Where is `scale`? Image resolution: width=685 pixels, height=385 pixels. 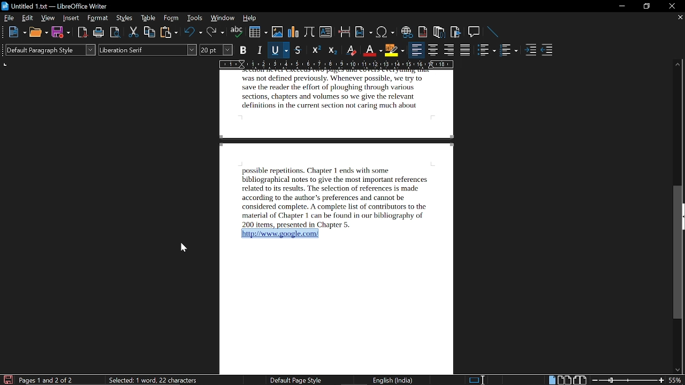 scale is located at coordinates (337, 64).